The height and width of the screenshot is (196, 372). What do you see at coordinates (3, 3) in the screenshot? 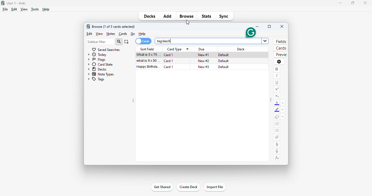
I see `logo` at bounding box center [3, 3].